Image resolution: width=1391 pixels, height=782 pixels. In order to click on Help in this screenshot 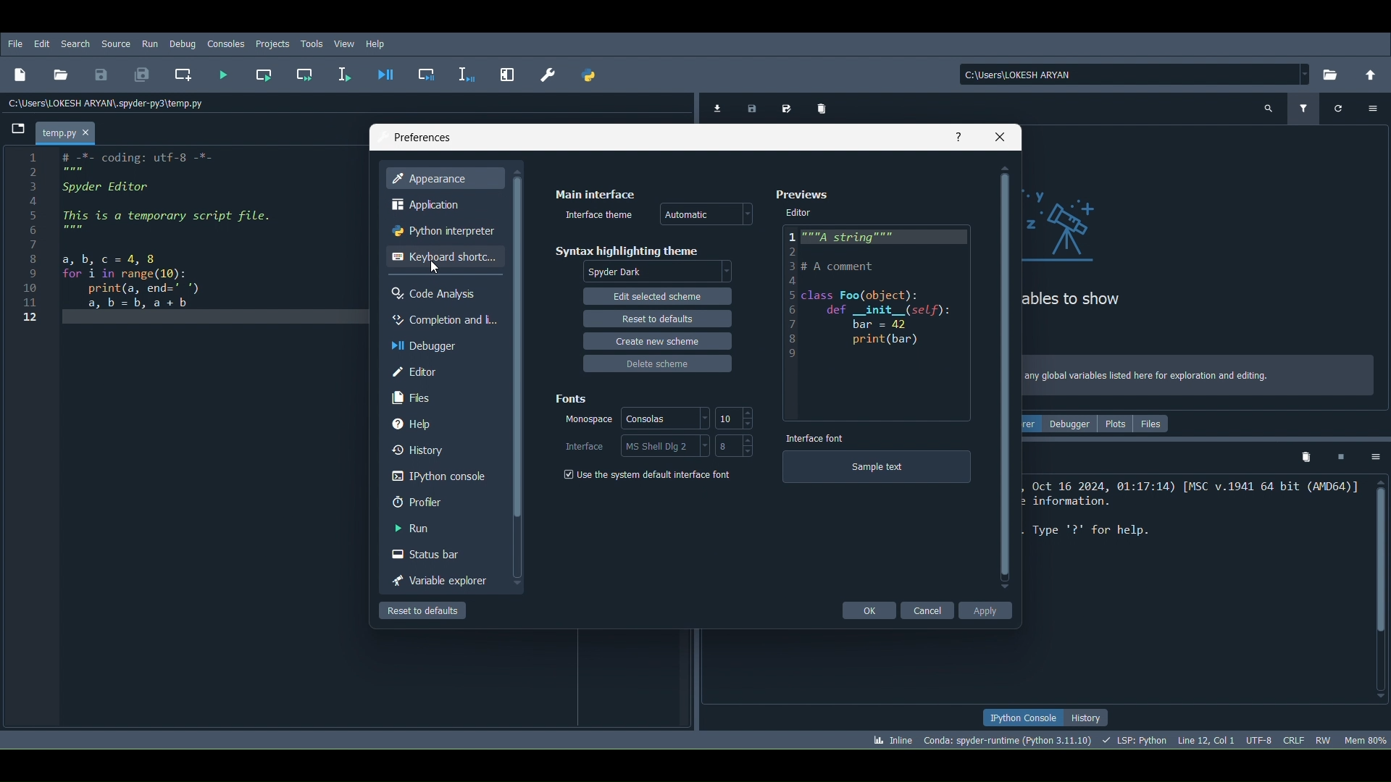, I will do `click(380, 43)`.